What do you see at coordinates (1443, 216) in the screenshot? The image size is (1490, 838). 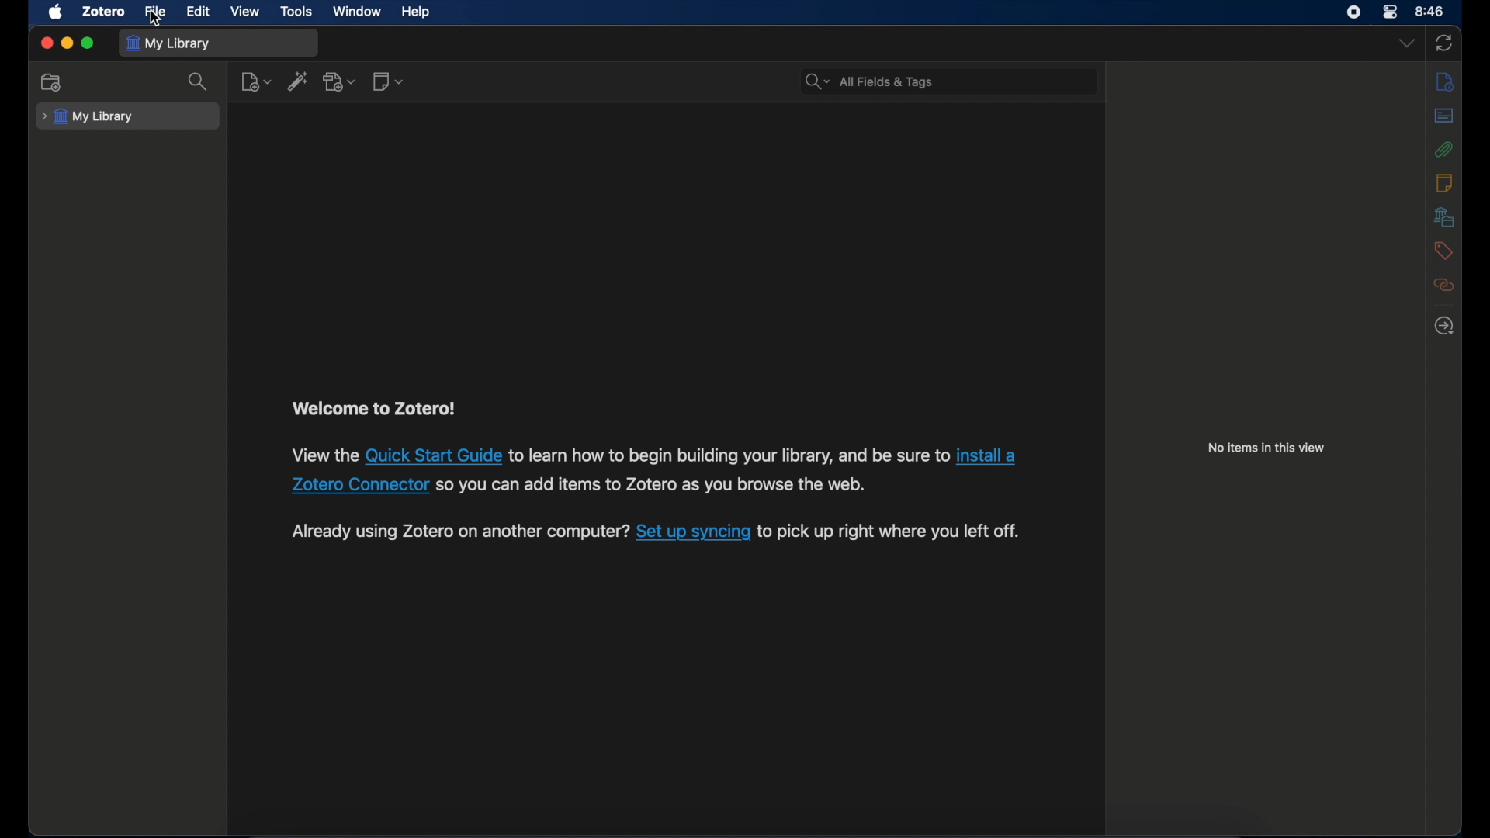 I see `libraries` at bounding box center [1443, 216].